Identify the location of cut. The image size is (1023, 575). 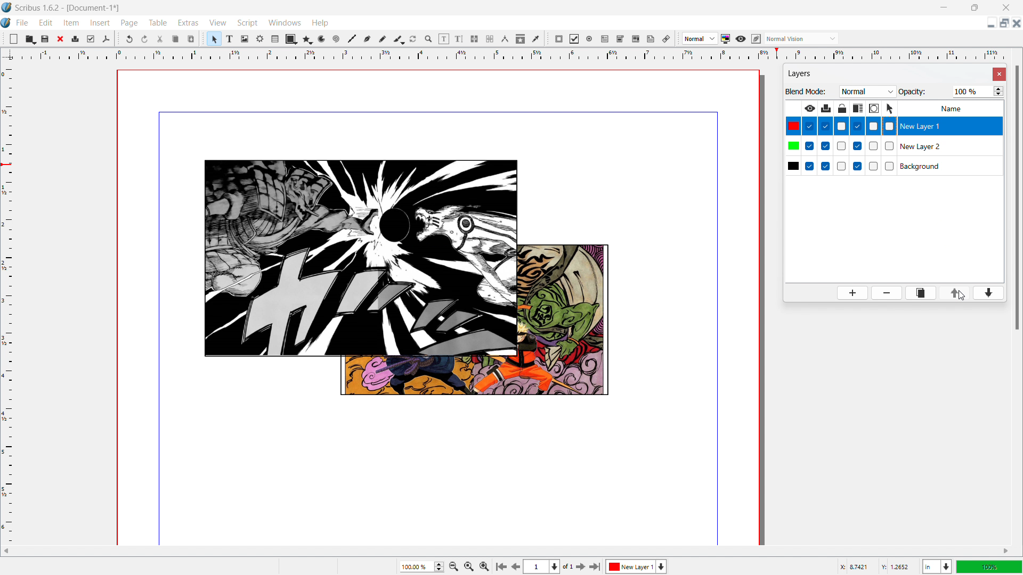
(159, 39).